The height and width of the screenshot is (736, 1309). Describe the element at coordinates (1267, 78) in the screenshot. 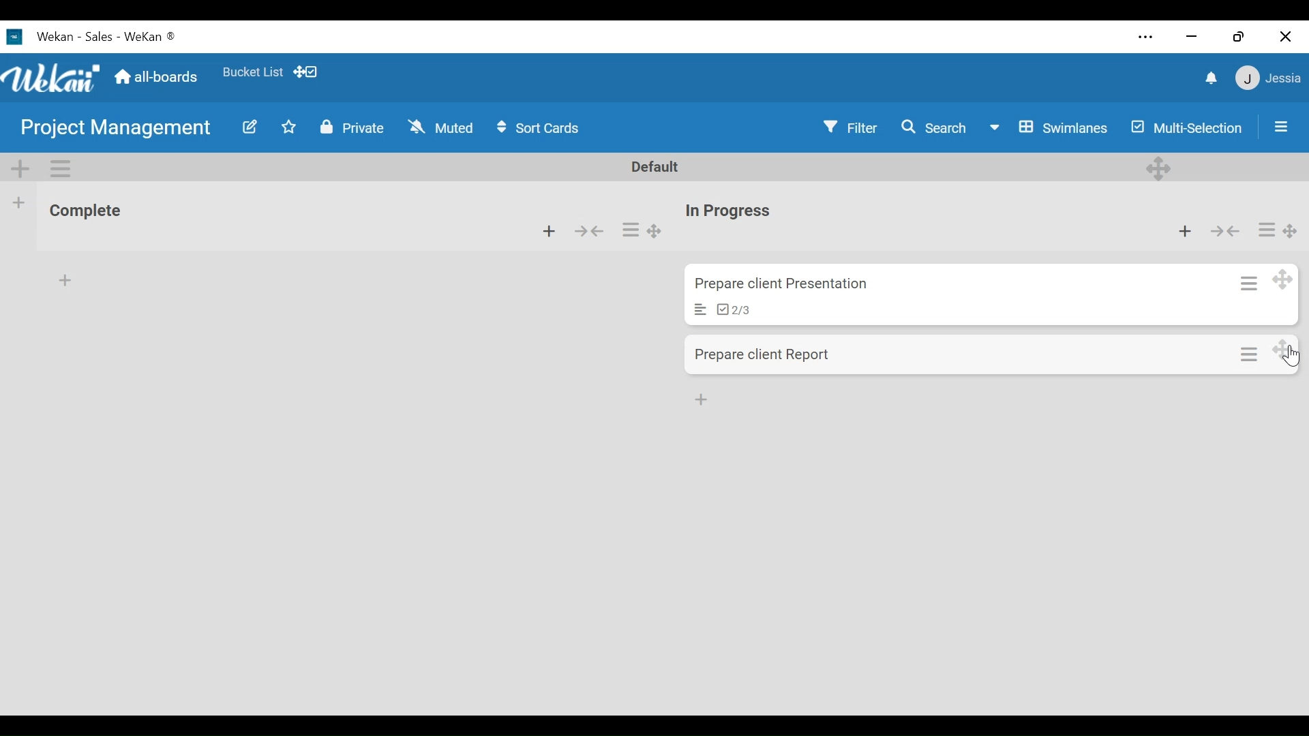

I see `jessie` at that location.